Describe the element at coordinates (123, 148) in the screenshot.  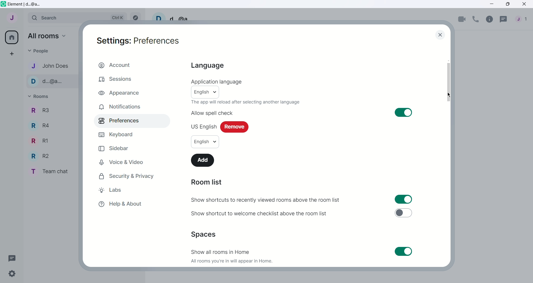
I see `Sidebar` at that location.